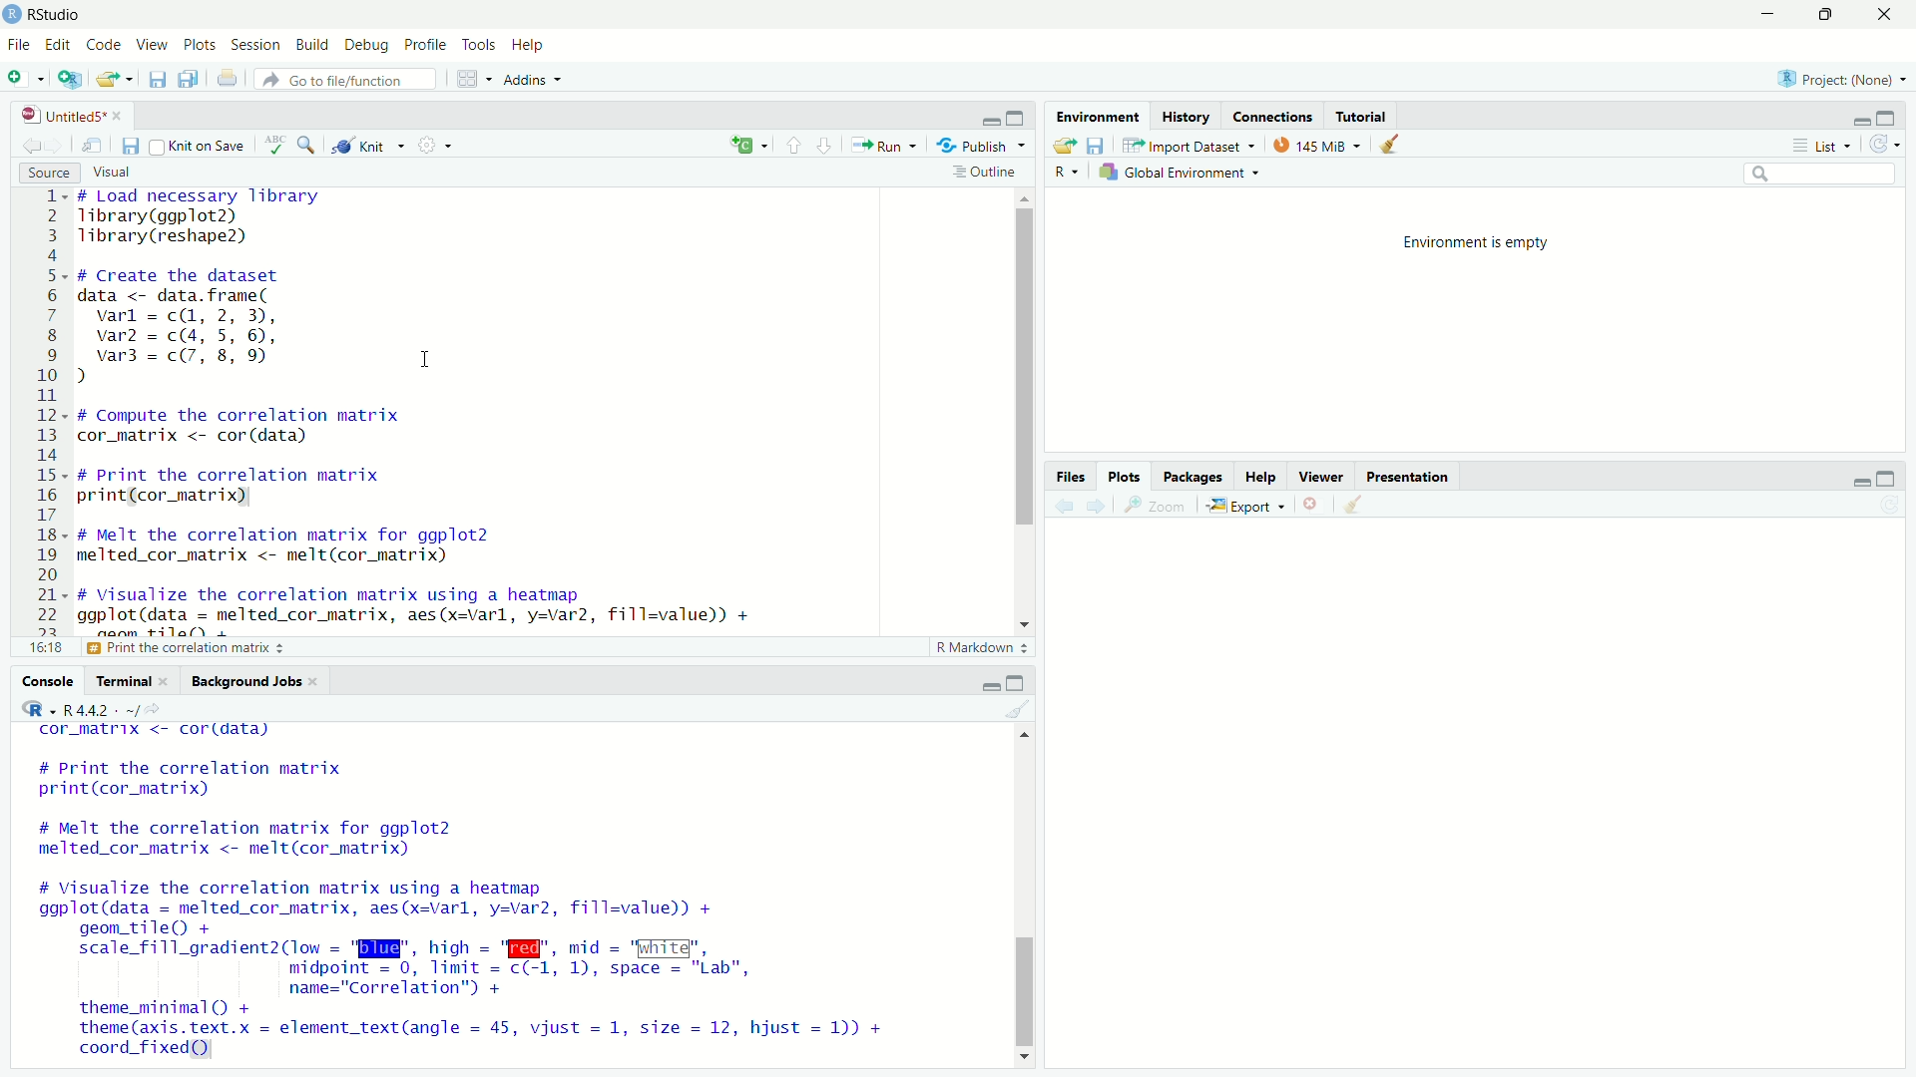 The height and width of the screenshot is (1077, 1916). I want to click on settings, so click(433, 145).